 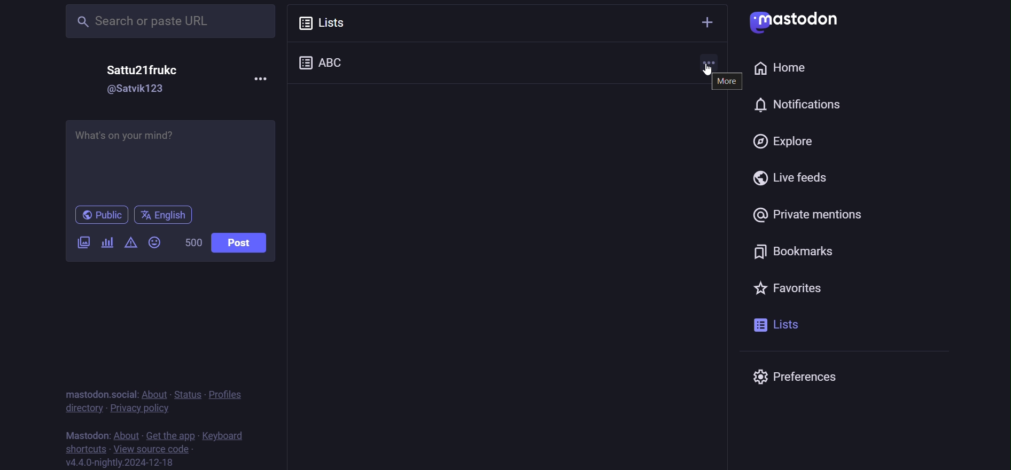 What do you see at coordinates (777, 325) in the screenshot?
I see `lists` at bounding box center [777, 325].